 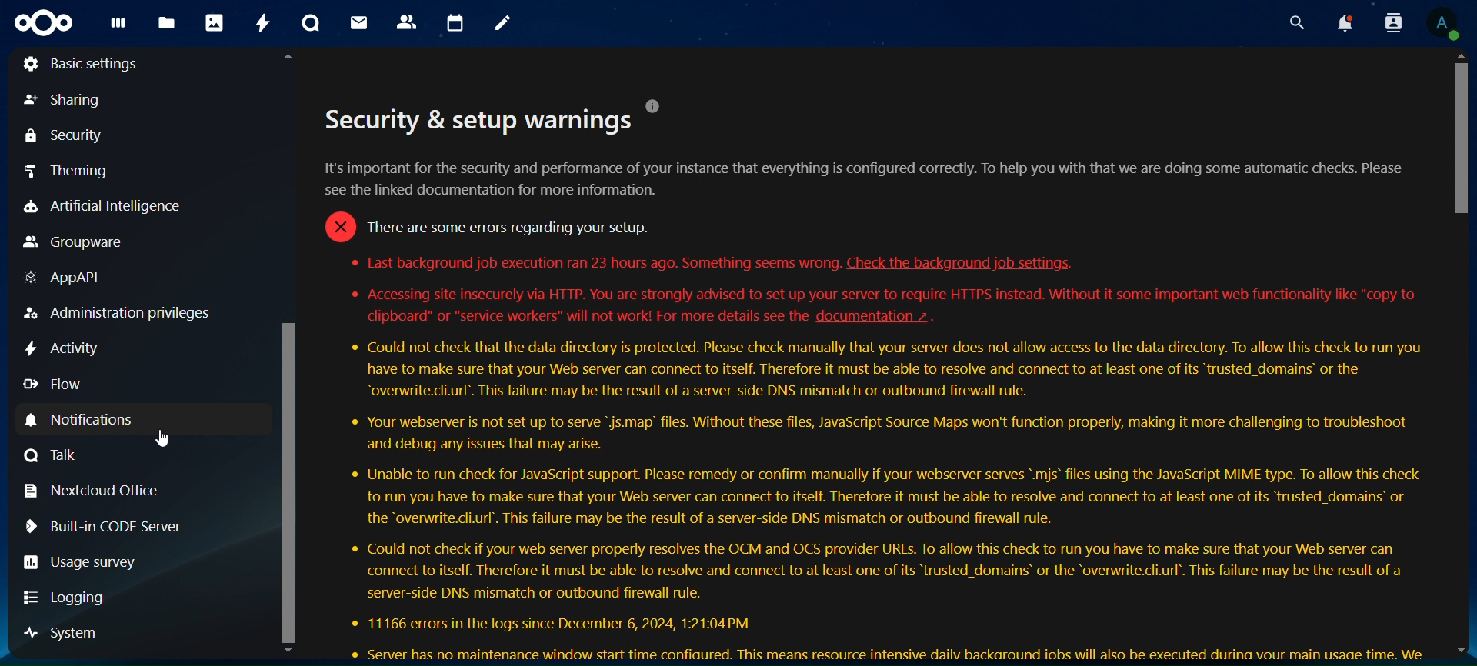 What do you see at coordinates (45, 23) in the screenshot?
I see `icon` at bounding box center [45, 23].